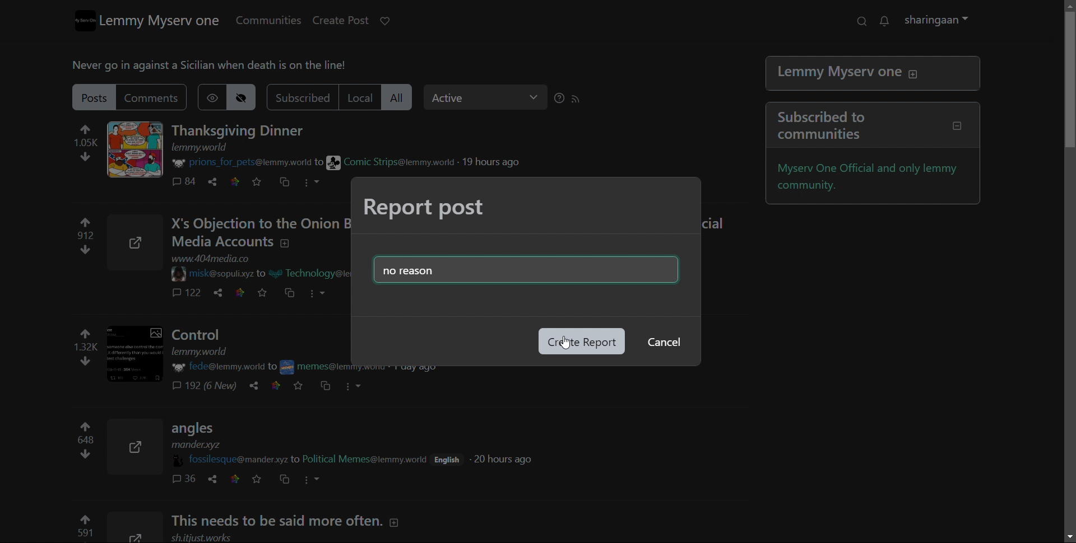 The width and height of the screenshot is (1076, 543). Describe the element at coordinates (206, 148) in the screenshot. I see `URL` at that location.